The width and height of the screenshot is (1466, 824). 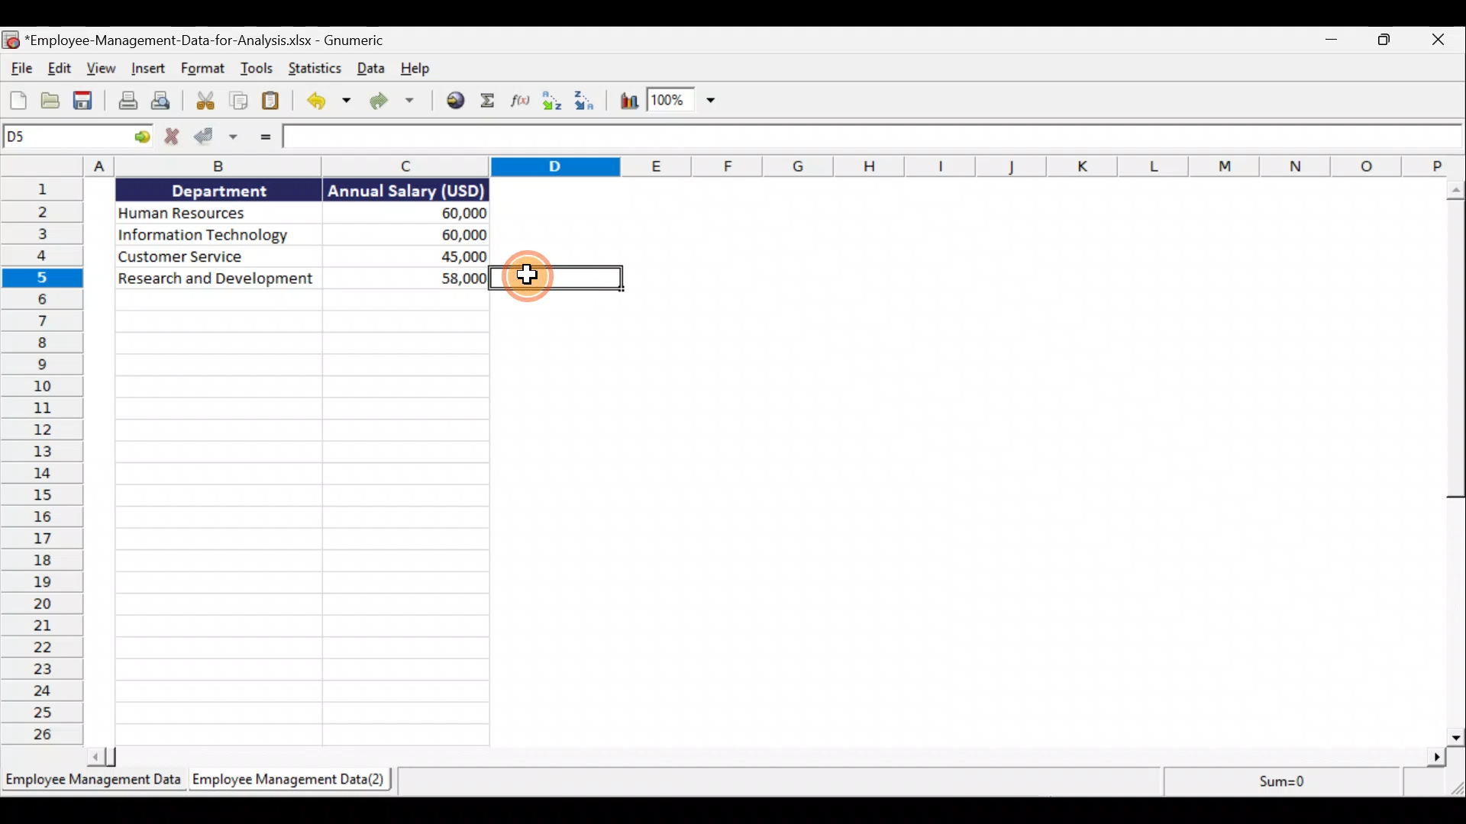 What do you see at coordinates (19, 67) in the screenshot?
I see `File` at bounding box center [19, 67].